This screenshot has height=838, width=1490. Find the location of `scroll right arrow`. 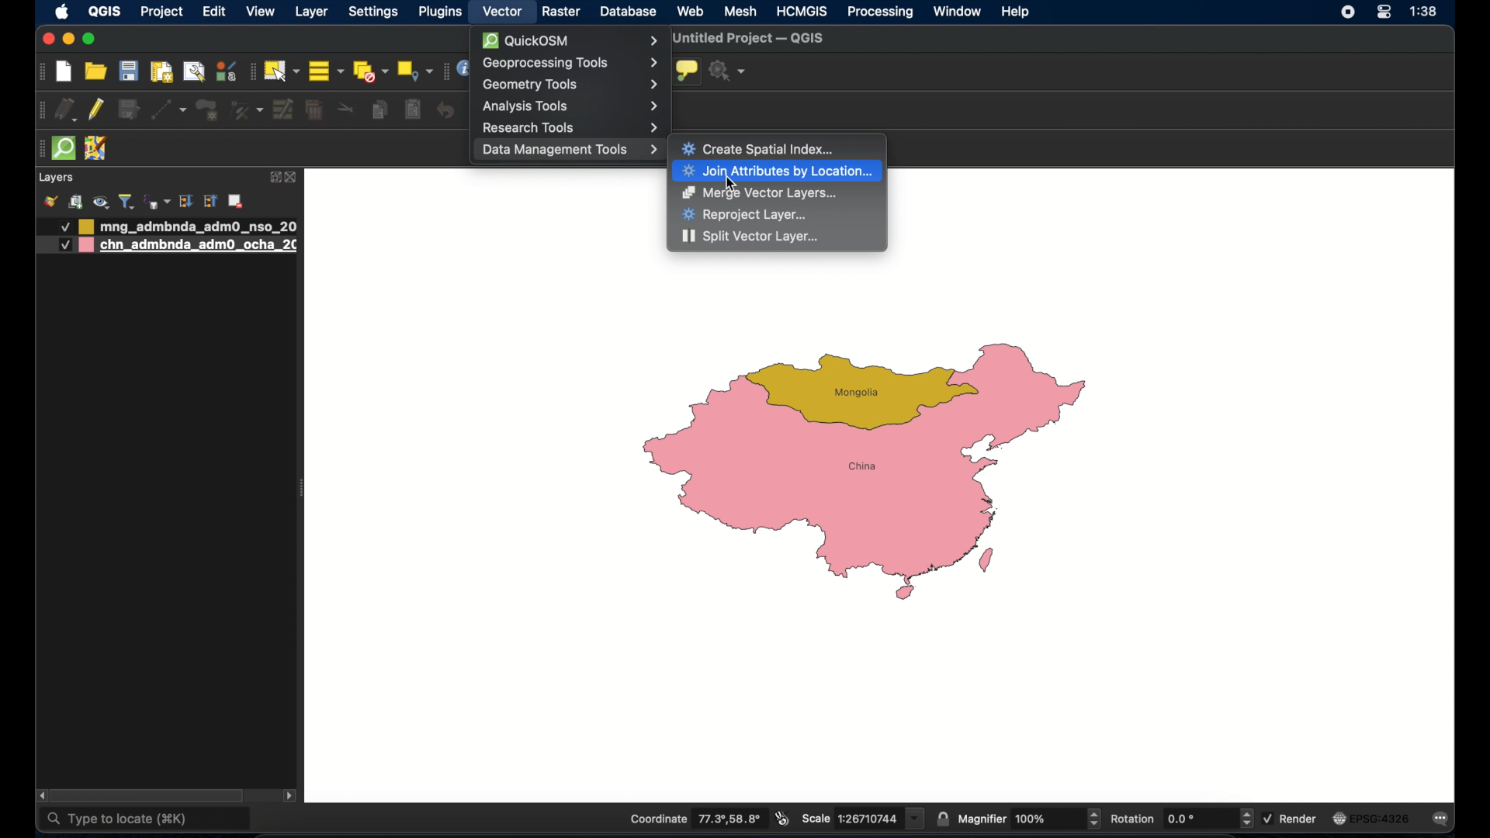

scroll right arrow is located at coordinates (293, 795).